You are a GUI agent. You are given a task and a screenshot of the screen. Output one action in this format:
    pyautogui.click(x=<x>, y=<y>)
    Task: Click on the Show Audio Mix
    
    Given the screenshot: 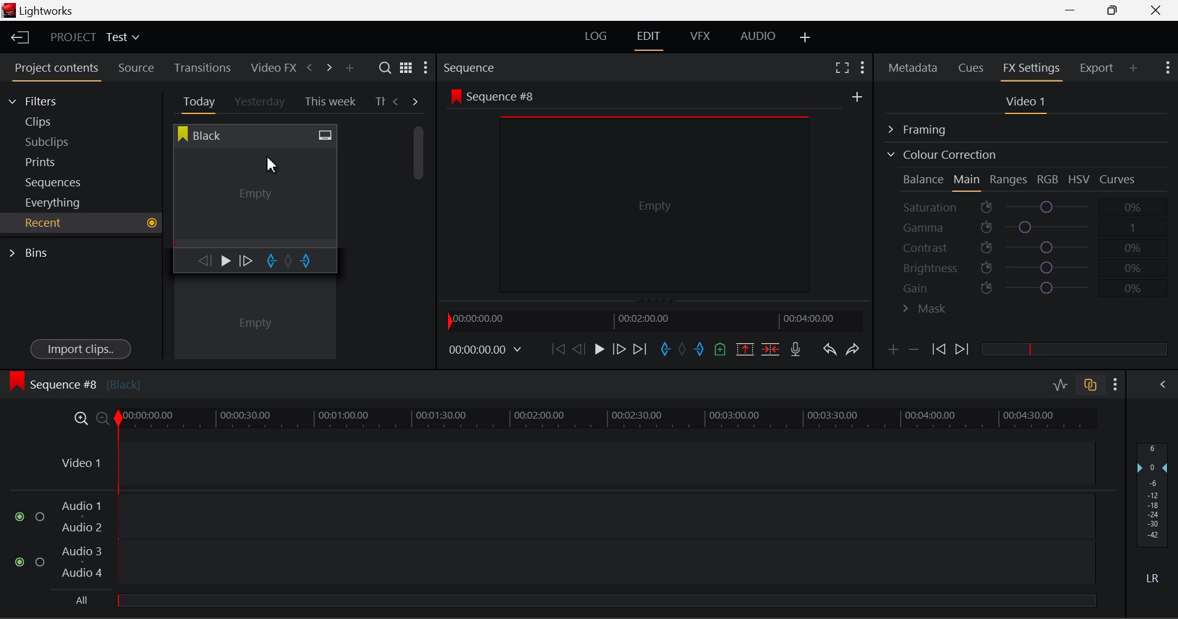 What is the action you would take?
    pyautogui.click(x=1164, y=383)
    